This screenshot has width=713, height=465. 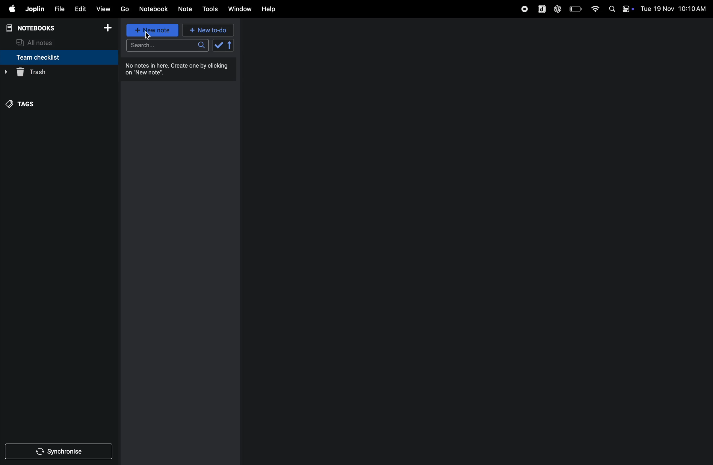 What do you see at coordinates (674, 9) in the screenshot?
I see `Tue 19 Nov 10:10 AM(date and time)` at bounding box center [674, 9].